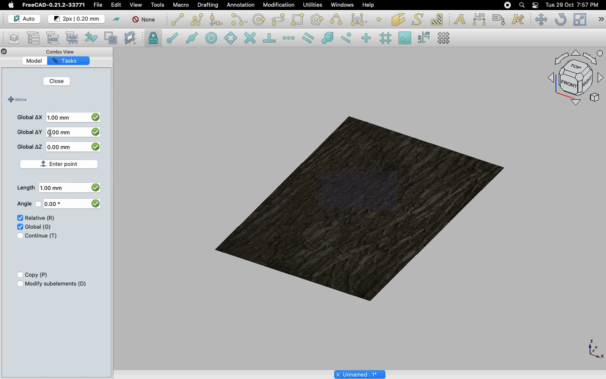  What do you see at coordinates (131, 38) in the screenshot?
I see `Create working plane proxy` at bounding box center [131, 38].